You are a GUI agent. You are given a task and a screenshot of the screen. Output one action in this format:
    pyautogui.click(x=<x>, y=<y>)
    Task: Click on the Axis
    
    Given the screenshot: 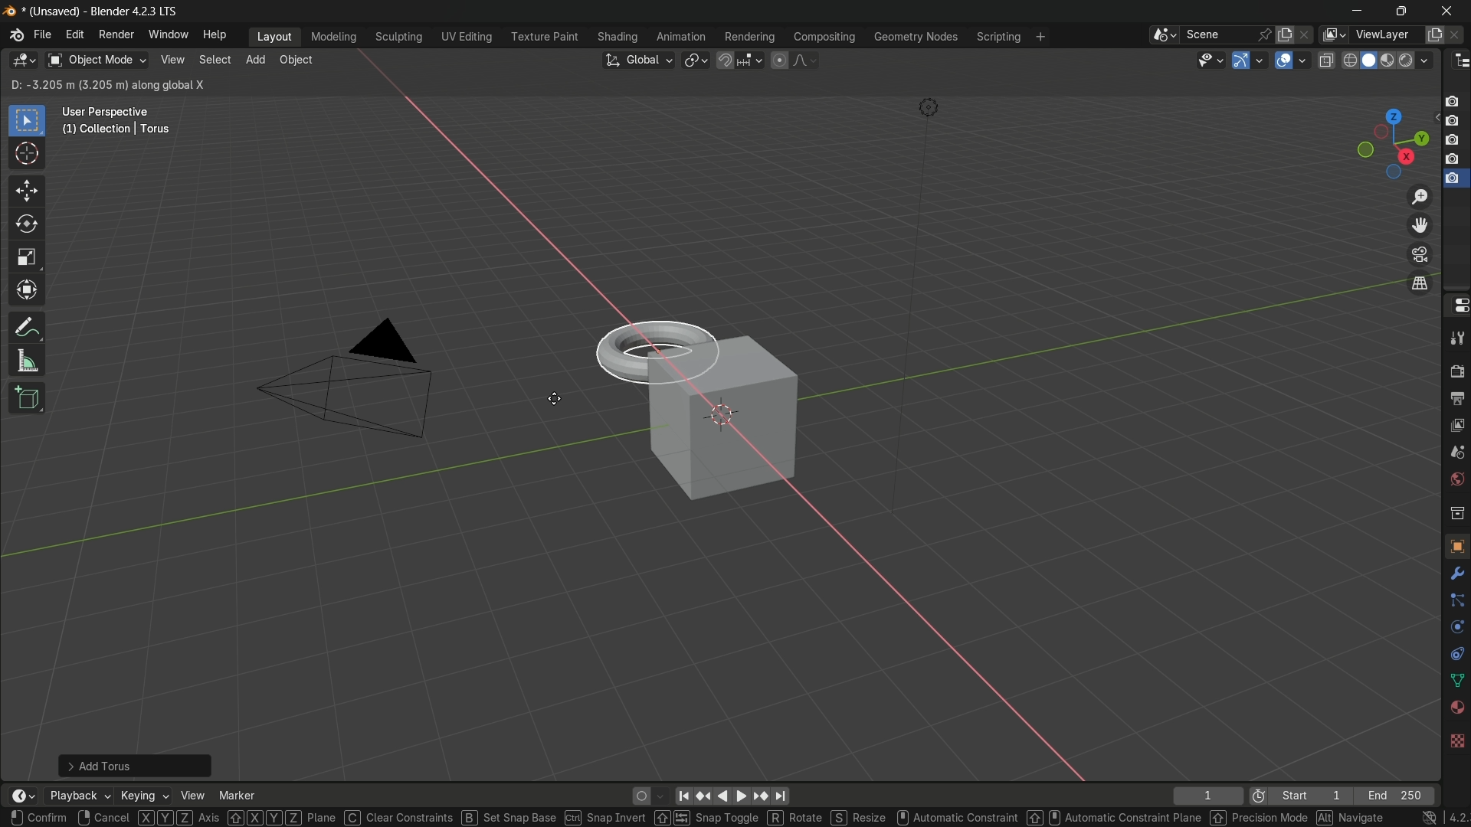 What is the action you would take?
    pyautogui.click(x=179, y=817)
    